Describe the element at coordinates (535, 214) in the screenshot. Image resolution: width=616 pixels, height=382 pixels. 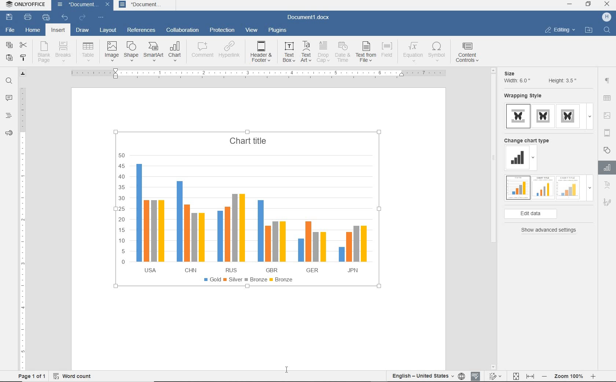
I see `edit data` at that location.